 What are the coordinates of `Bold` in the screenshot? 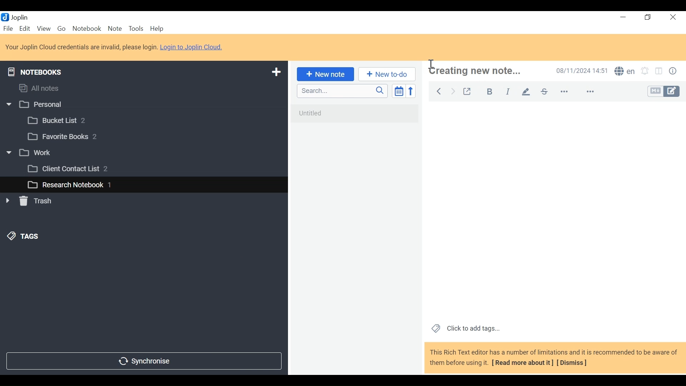 It's located at (486, 90).